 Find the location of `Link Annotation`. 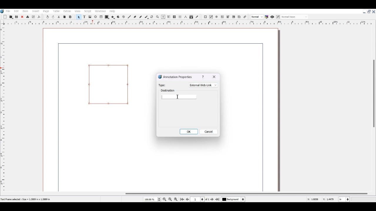

Link Annotation is located at coordinates (245, 16).